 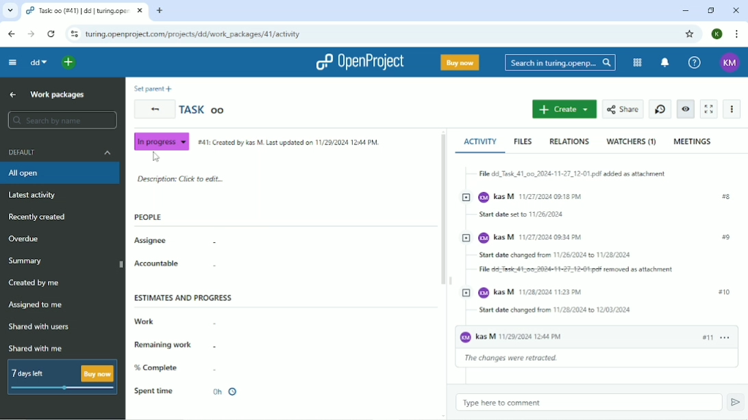 What do you see at coordinates (187, 393) in the screenshot?
I see `Spent time` at bounding box center [187, 393].